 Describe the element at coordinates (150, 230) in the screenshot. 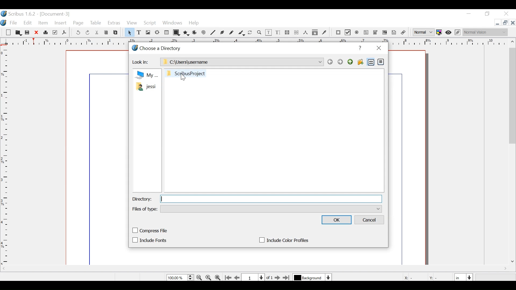

I see `(un)check compress file` at that location.